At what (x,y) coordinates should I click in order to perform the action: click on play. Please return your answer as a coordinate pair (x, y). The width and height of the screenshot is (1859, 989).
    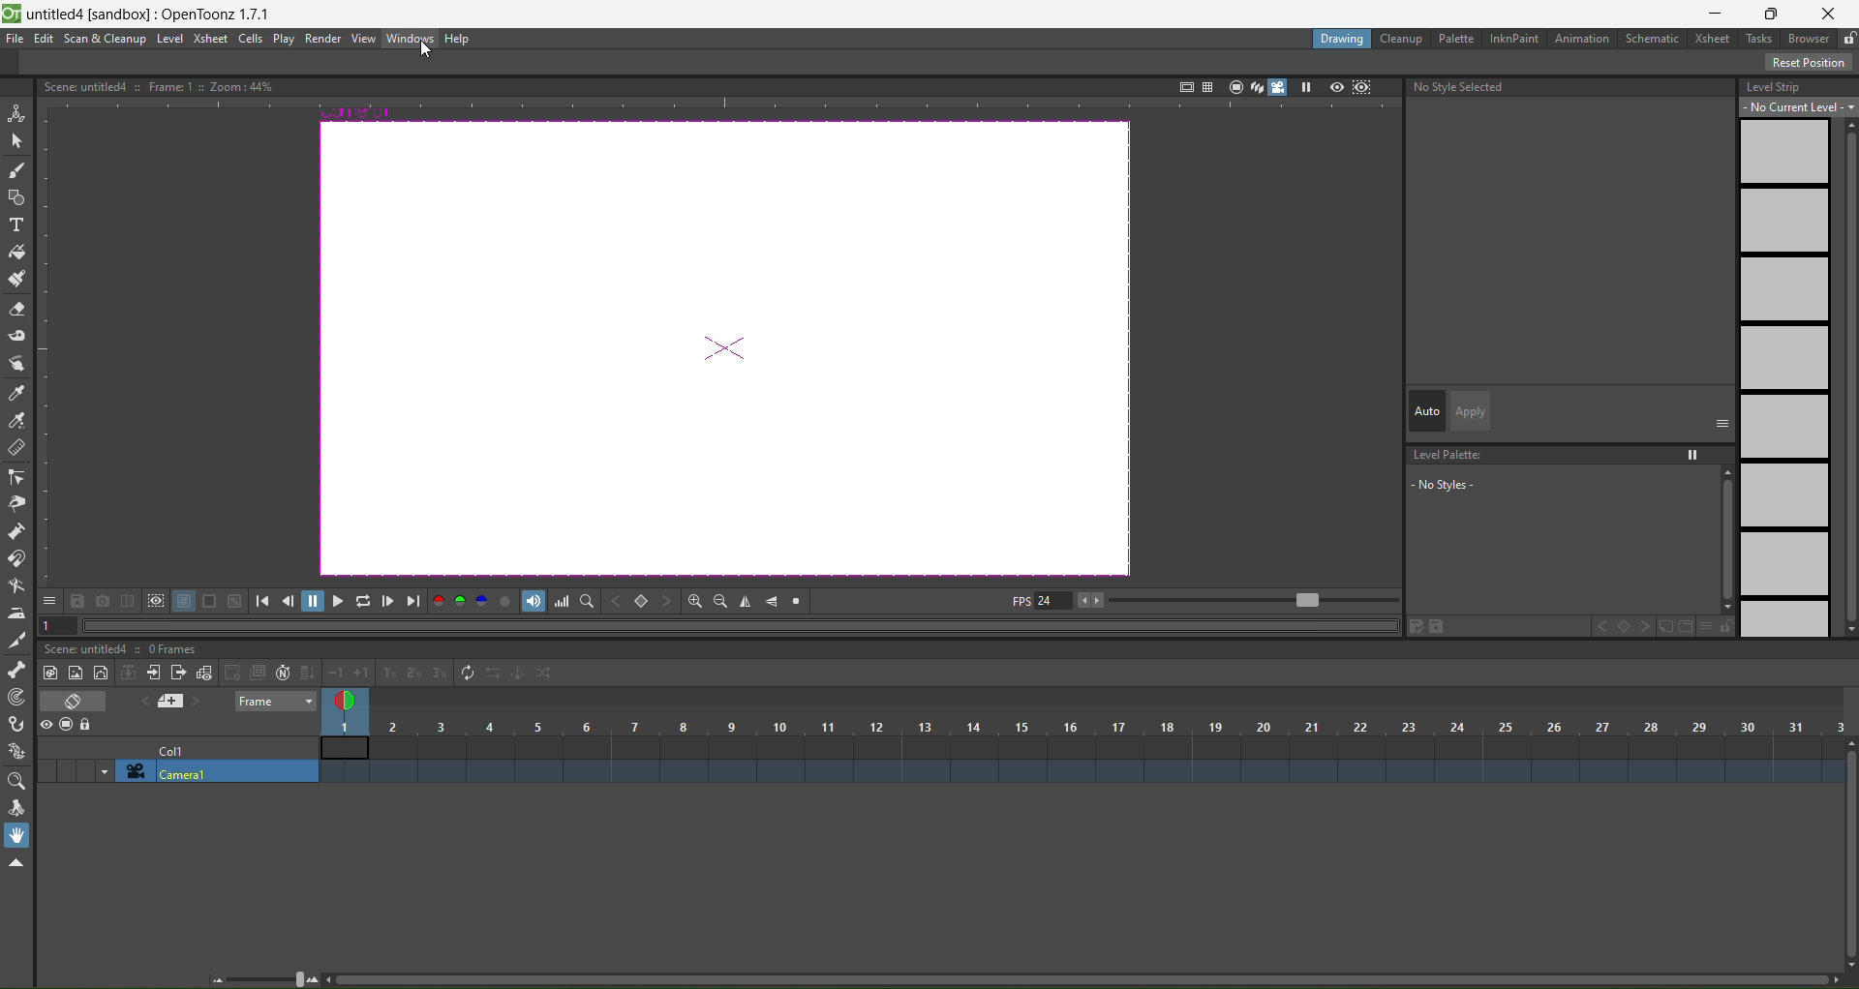
    Looking at the image, I should click on (284, 40).